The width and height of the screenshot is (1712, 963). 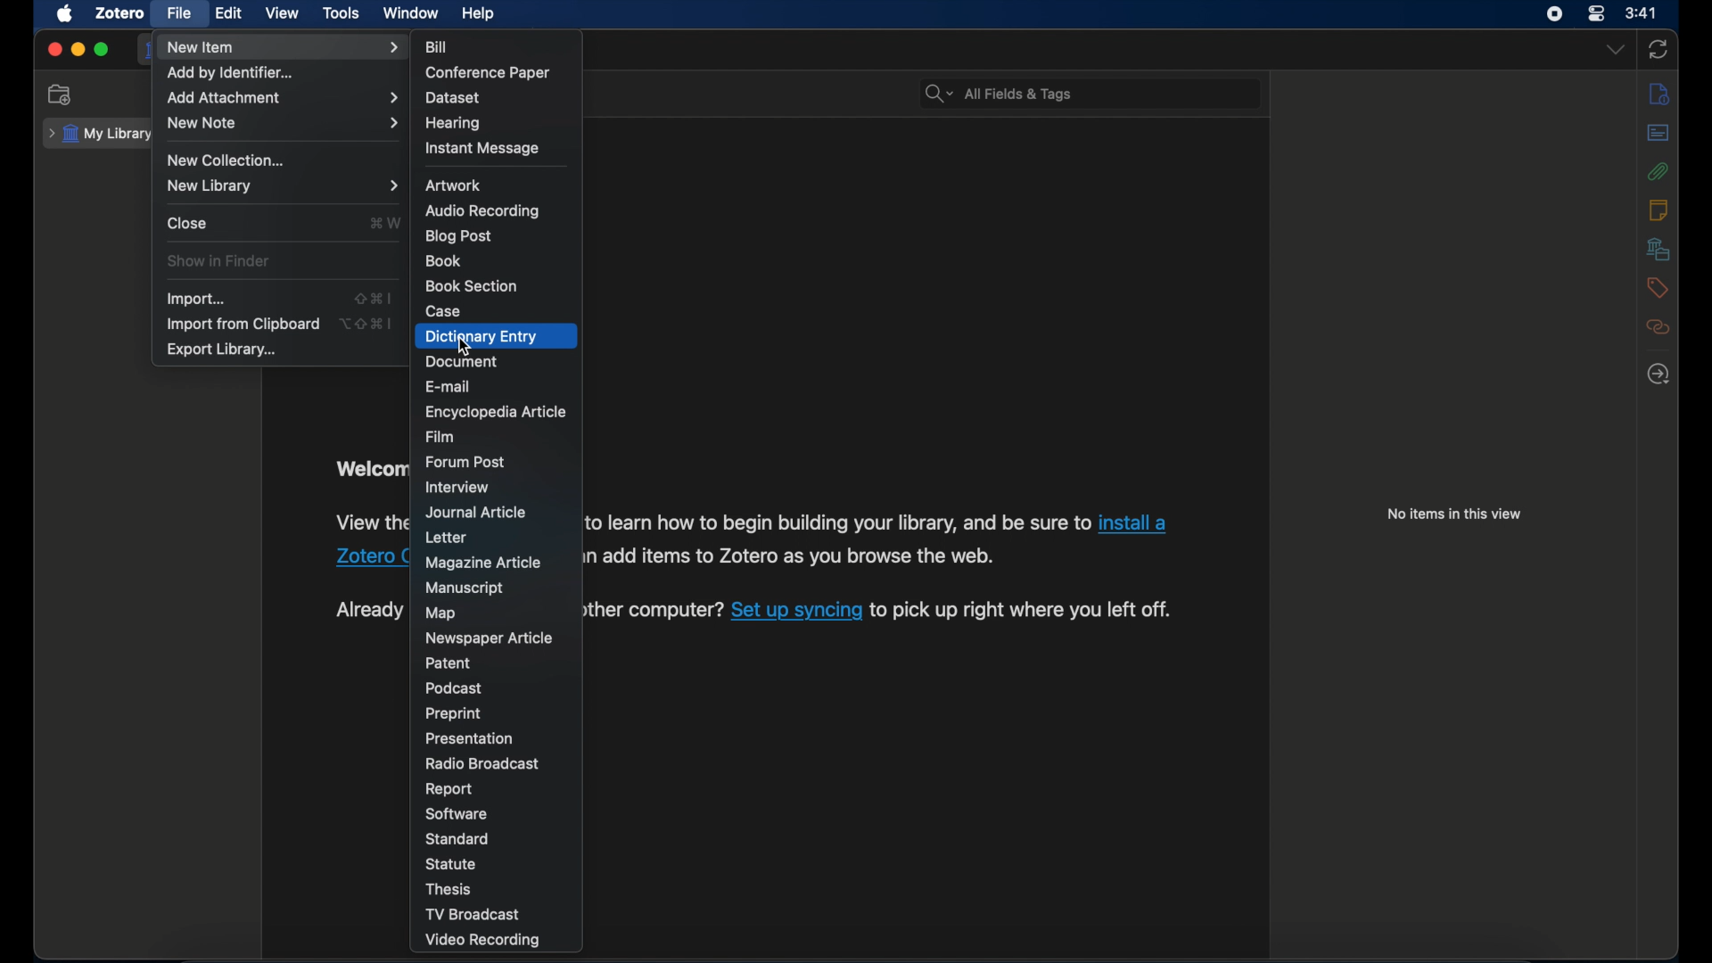 What do you see at coordinates (440, 614) in the screenshot?
I see `map` at bounding box center [440, 614].